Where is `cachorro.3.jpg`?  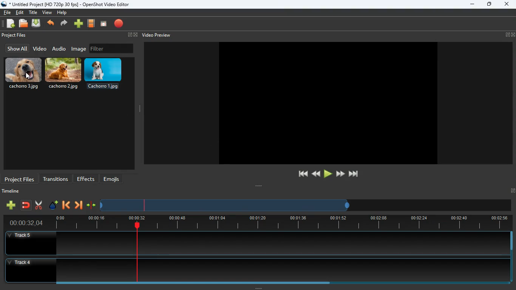 cachorro.3.jpg is located at coordinates (23, 74).